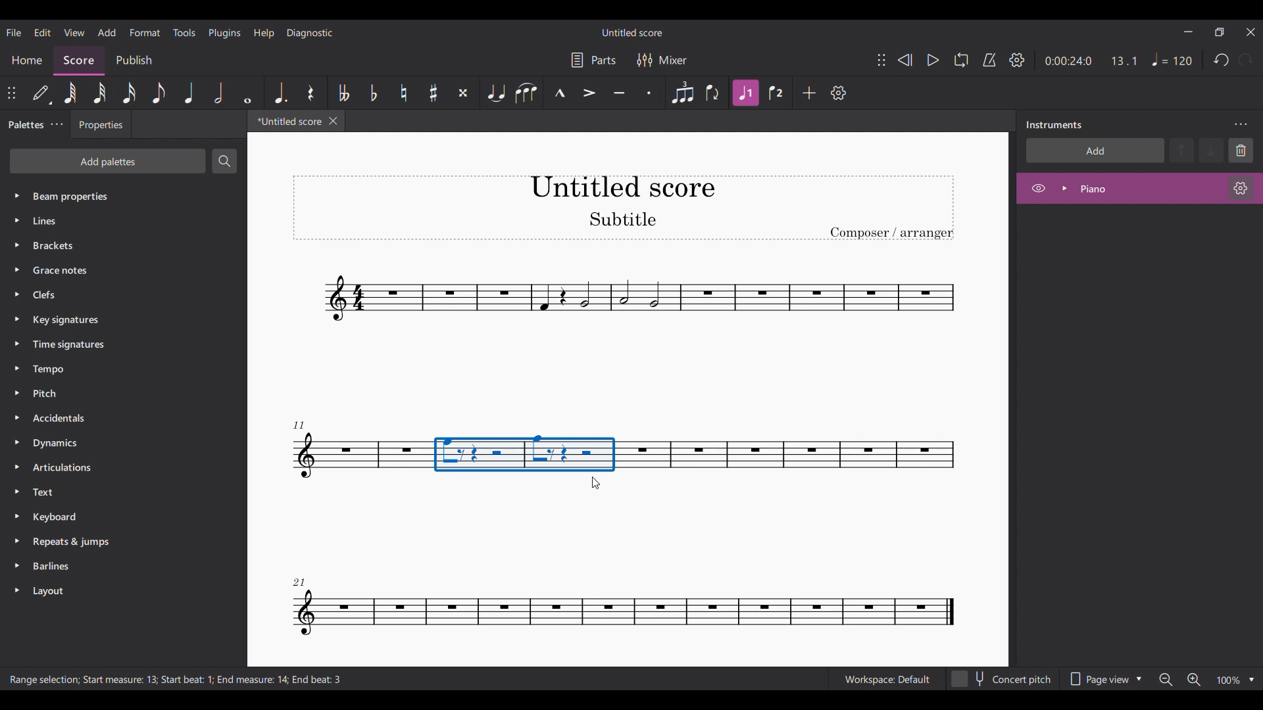  Describe the element at coordinates (145, 32) in the screenshot. I see `Format menu` at that location.